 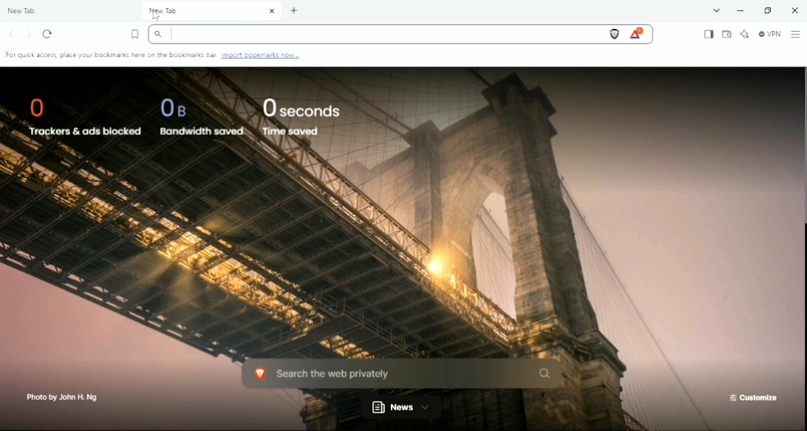 I want to click on New Tab, so click(x=210, y=11).